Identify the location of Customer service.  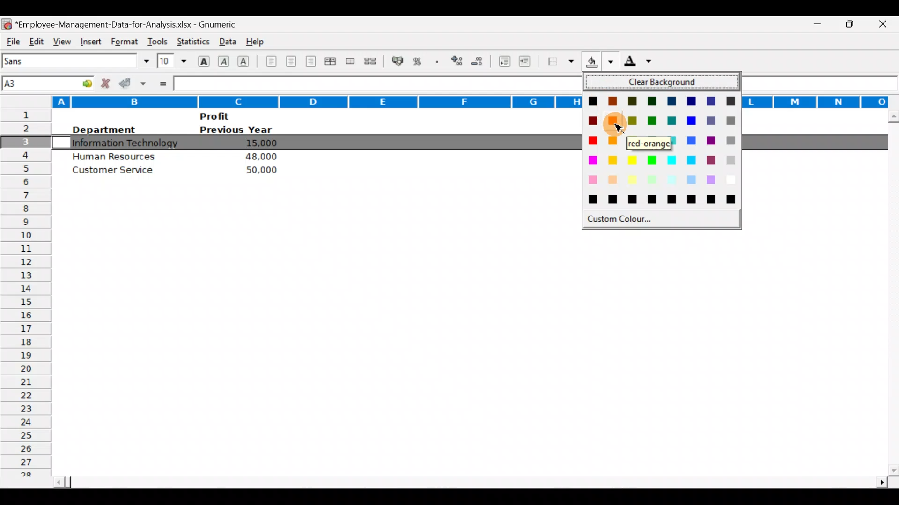
(118, 172).